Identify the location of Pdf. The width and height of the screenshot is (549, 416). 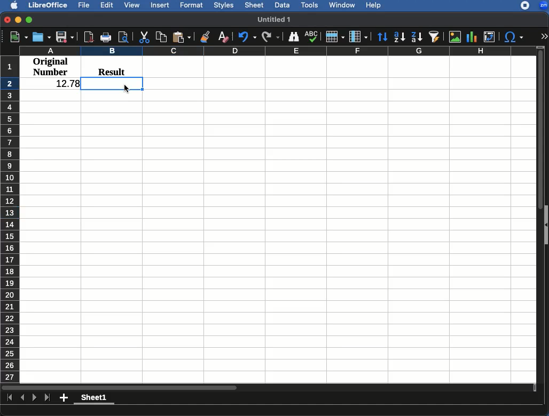
(88, 36).